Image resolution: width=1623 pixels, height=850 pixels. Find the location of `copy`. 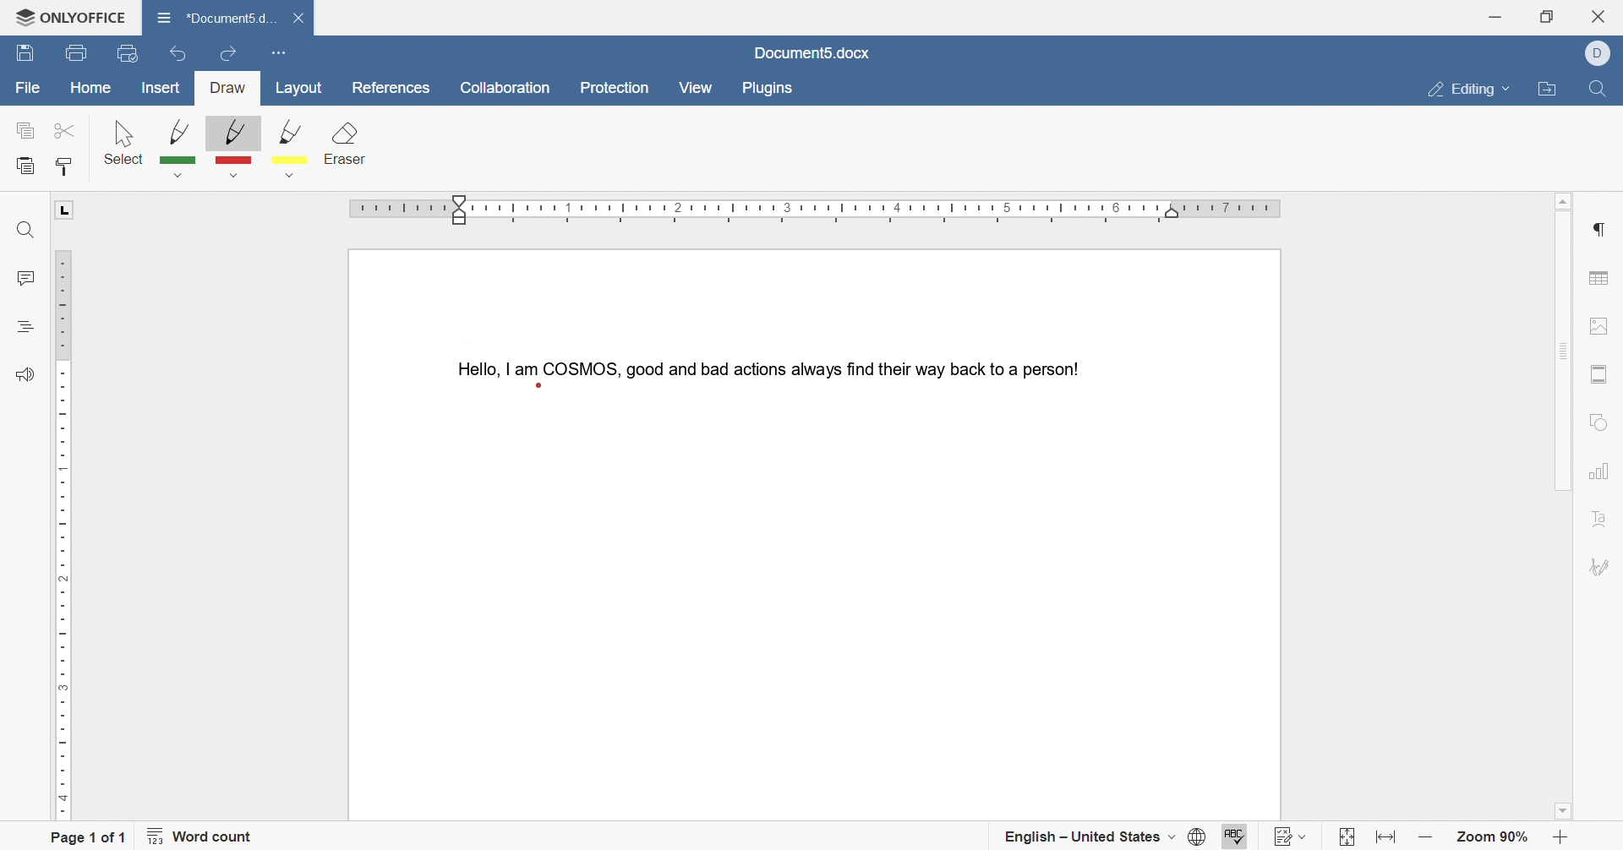

copy is located at coordinates (26, 132).